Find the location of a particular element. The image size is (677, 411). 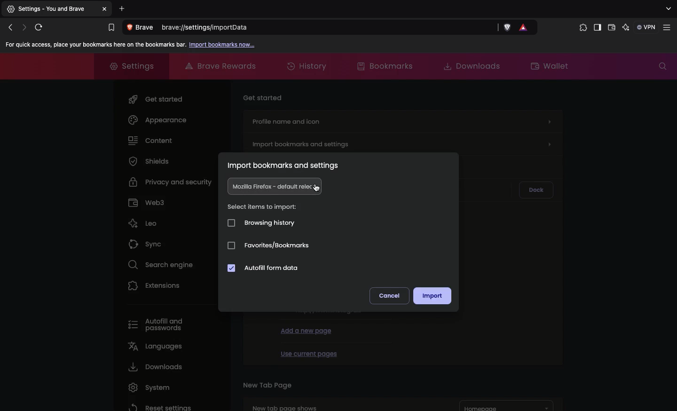

leo AI is located at coordinates (626, 28).